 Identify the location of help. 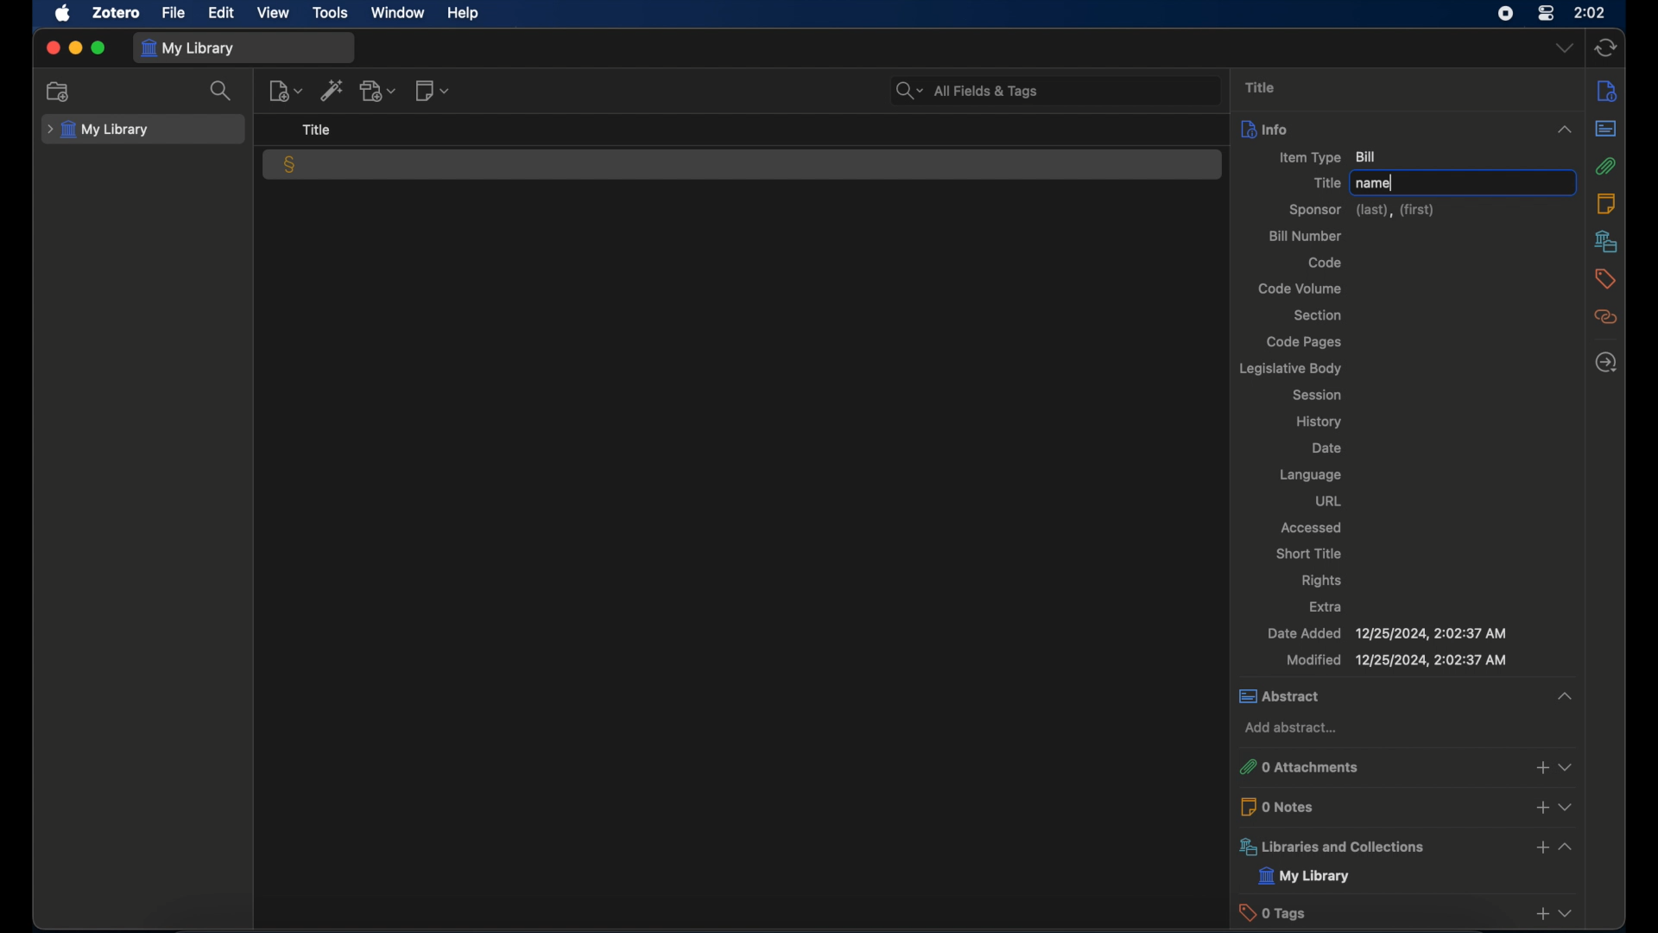
(463, 14).